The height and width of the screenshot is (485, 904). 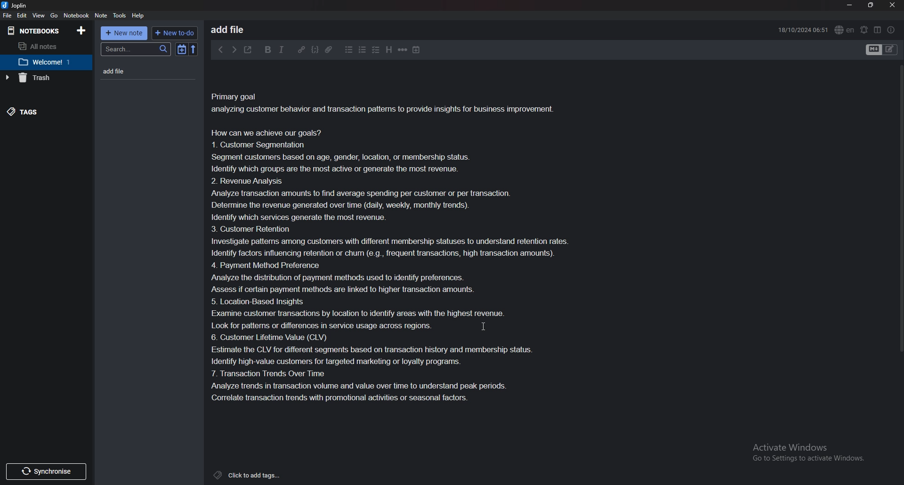 What do you see at coordinates (388, 50) in the screenshot?
I see `Heading` at bounding box center [388, 50].